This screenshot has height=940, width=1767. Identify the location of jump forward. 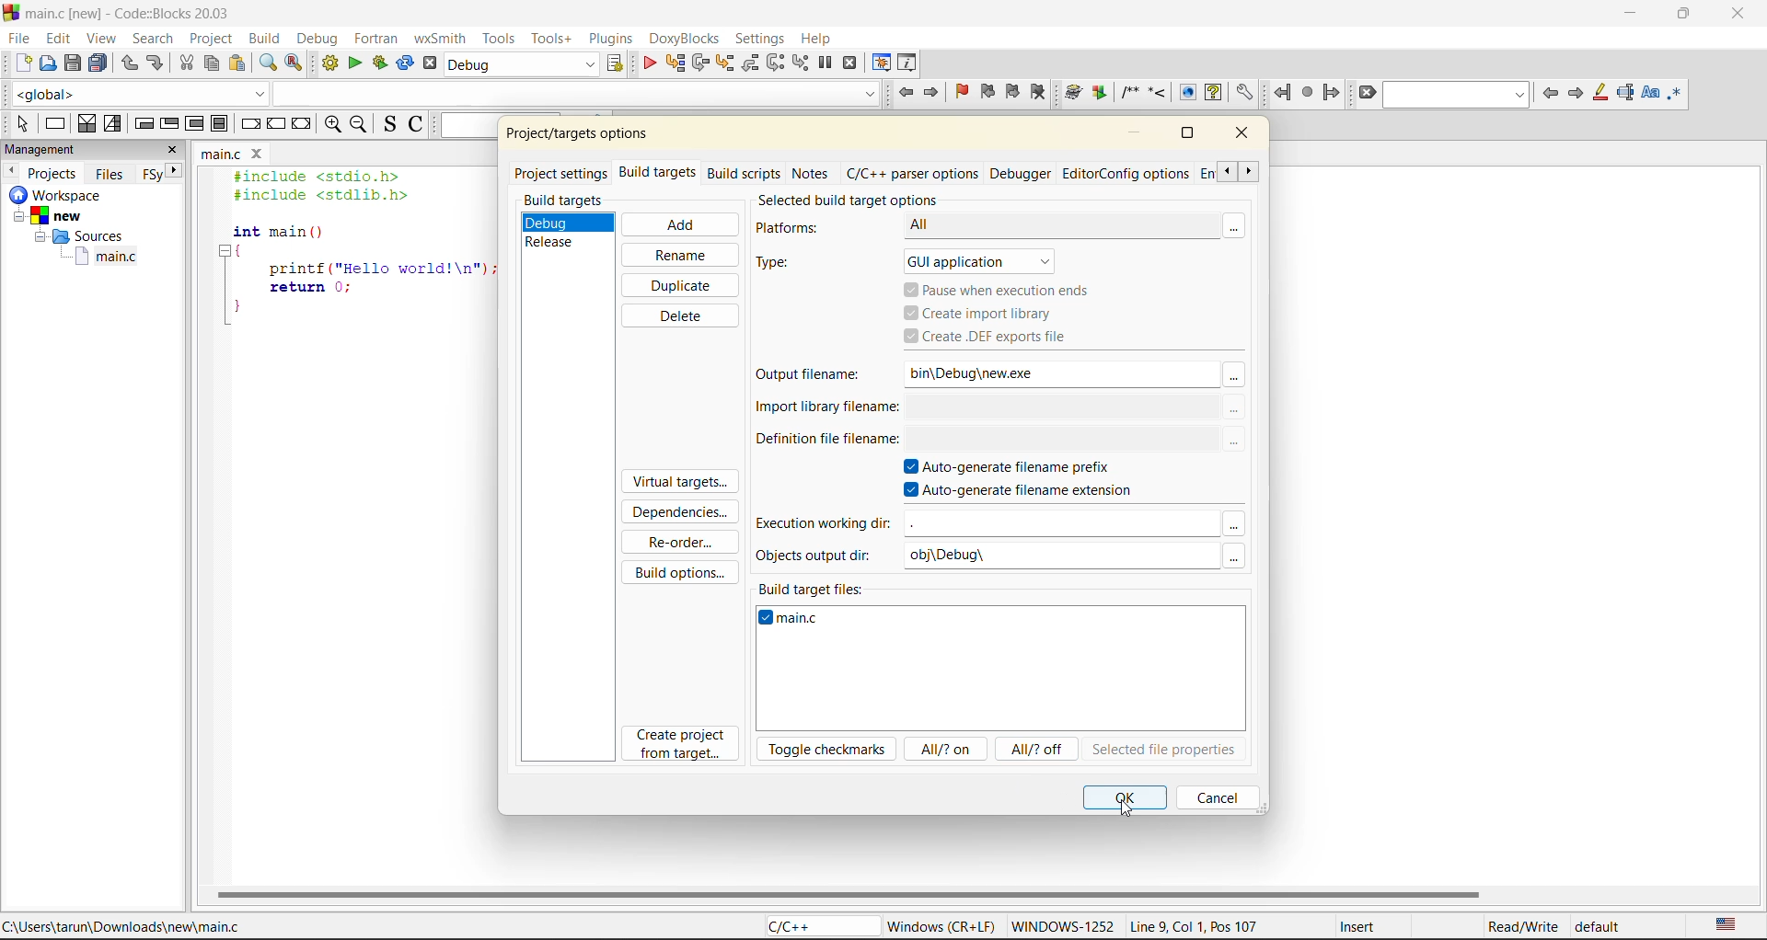
(933, 95).